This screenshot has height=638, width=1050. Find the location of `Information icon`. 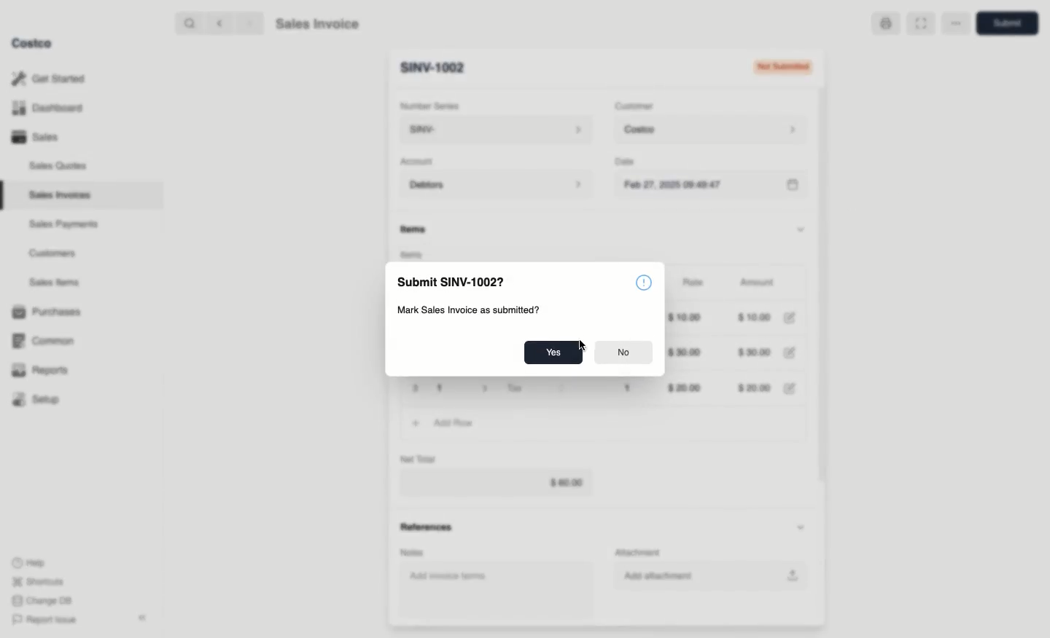

Information icon is located at coordinates (642, 283).